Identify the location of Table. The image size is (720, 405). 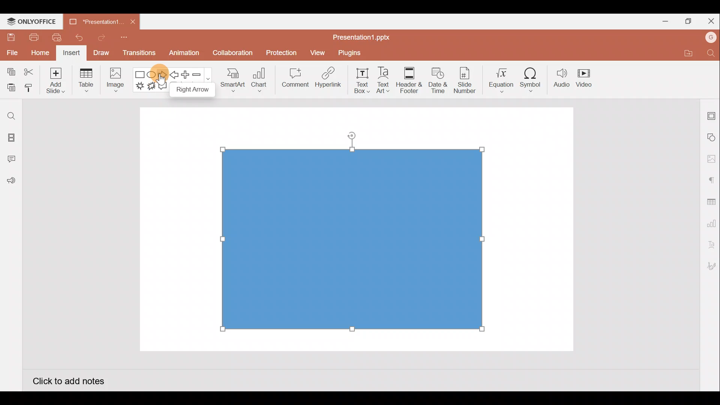
(87, 81).